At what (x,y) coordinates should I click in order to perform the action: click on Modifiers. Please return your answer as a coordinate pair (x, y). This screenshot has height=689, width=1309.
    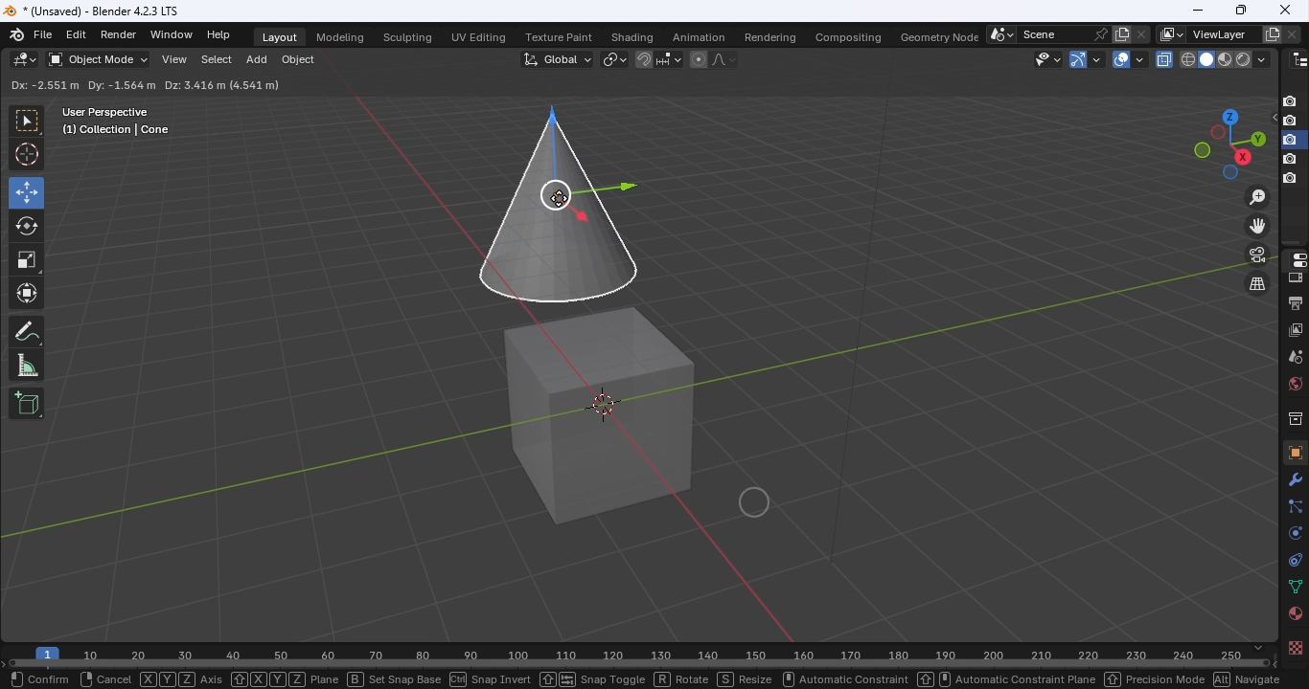
    Looking at the image, I should click on (1296, 478).